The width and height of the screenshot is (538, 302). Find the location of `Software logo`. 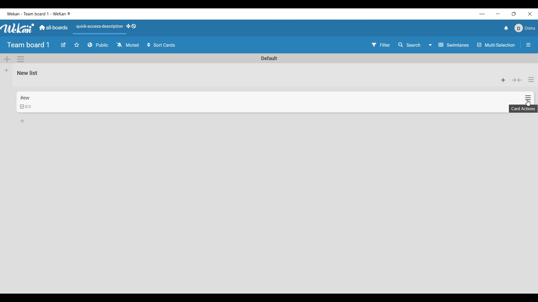

Software logo is located at coordinates (18, 28).